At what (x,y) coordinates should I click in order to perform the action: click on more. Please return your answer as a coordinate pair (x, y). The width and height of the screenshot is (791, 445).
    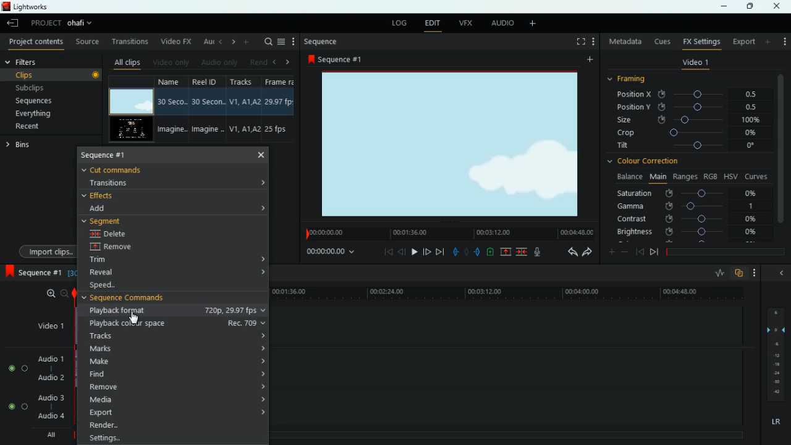
    Looking at the image, I should click on (755, 273).